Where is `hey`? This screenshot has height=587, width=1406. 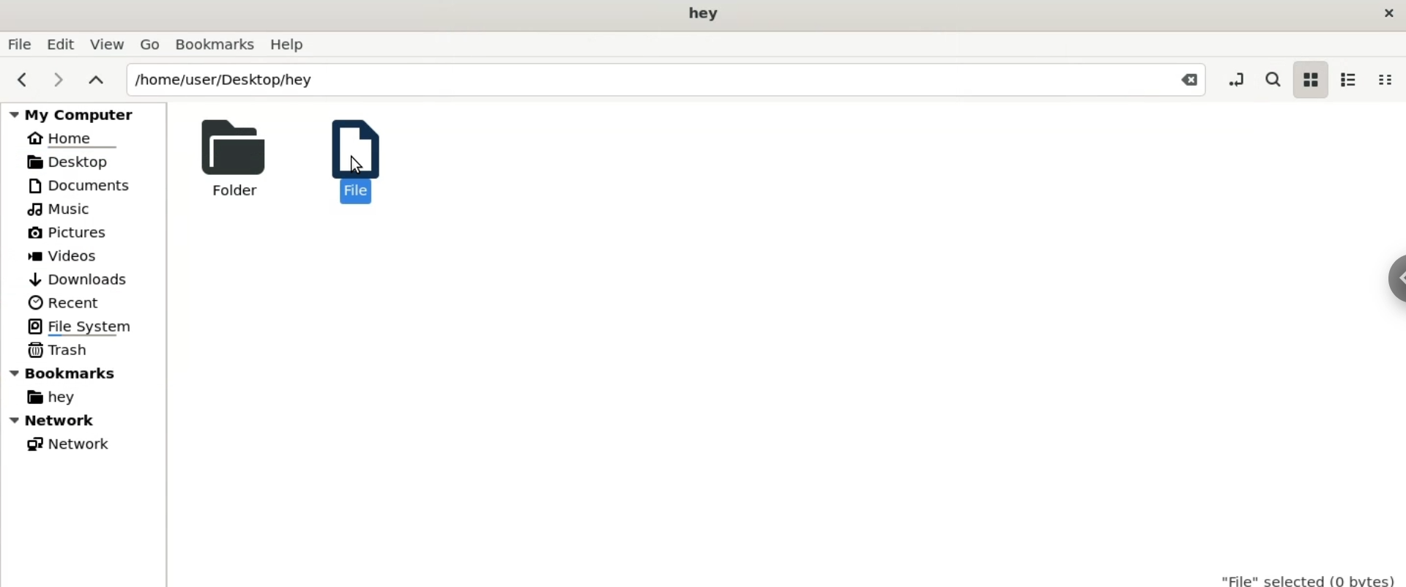
hey is located at coordinates (704, 15).